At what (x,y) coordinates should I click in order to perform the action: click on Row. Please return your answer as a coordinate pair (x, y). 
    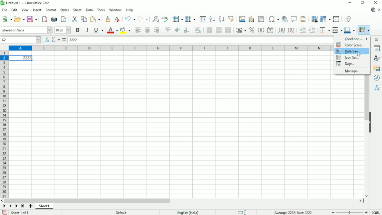
    Looking at the image, I should click on (178, 19).